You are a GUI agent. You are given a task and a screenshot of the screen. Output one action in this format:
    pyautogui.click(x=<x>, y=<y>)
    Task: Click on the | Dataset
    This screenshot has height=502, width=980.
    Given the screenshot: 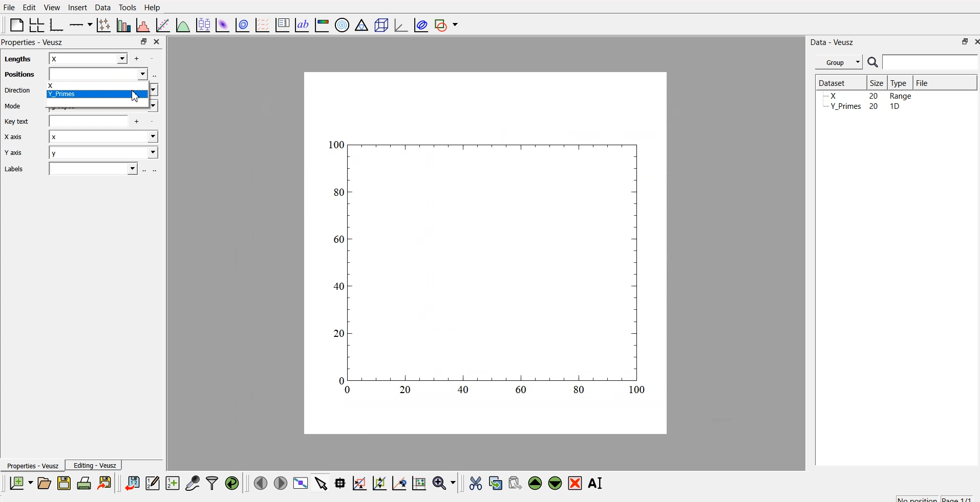 What is the action you would take?
    pyautogui.click(x=832, y=82)
    